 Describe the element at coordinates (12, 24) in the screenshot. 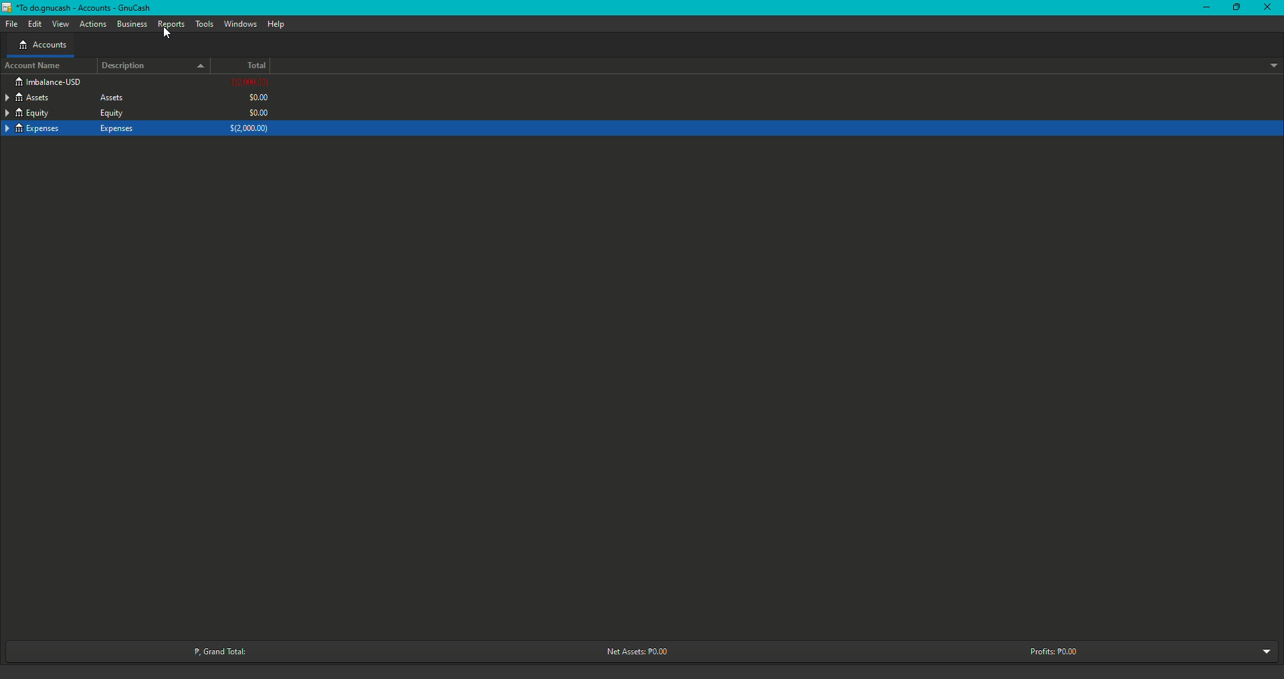

I see `File` at that location.